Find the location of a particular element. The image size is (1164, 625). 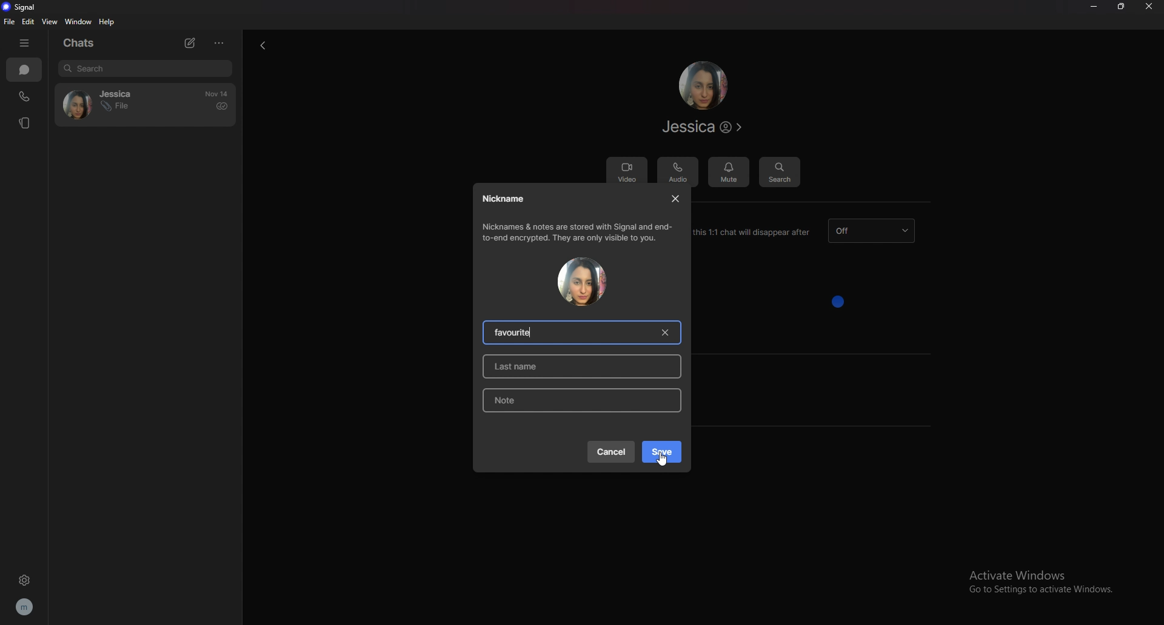

help is located at coordinates (106, 22).